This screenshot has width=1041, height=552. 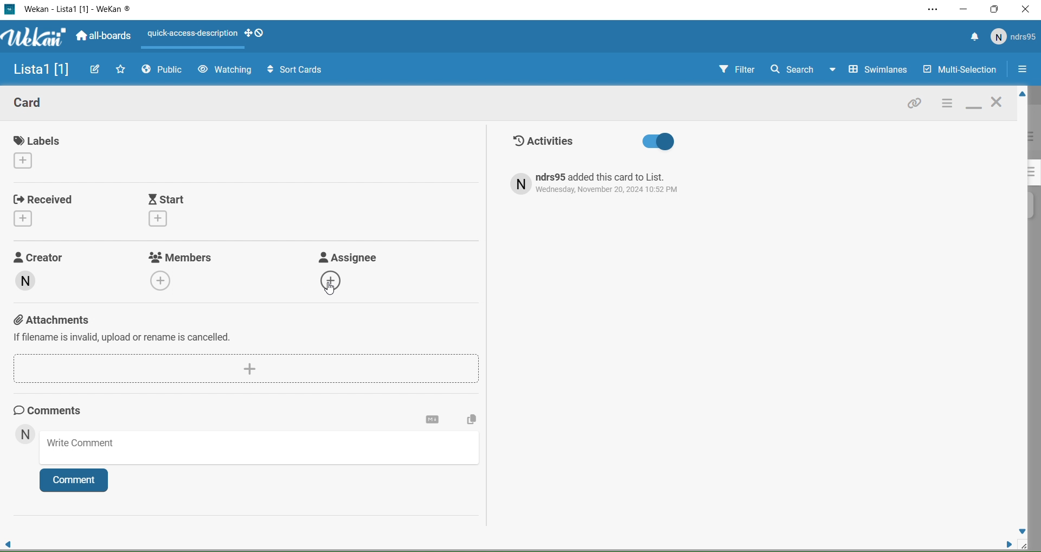 I want to click on minimise, so click(x=974, y=105).